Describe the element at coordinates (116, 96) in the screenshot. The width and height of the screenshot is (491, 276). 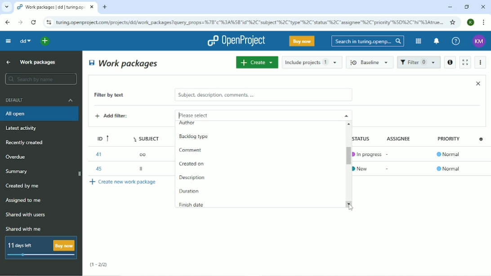
I see `Filter by text` at that location.